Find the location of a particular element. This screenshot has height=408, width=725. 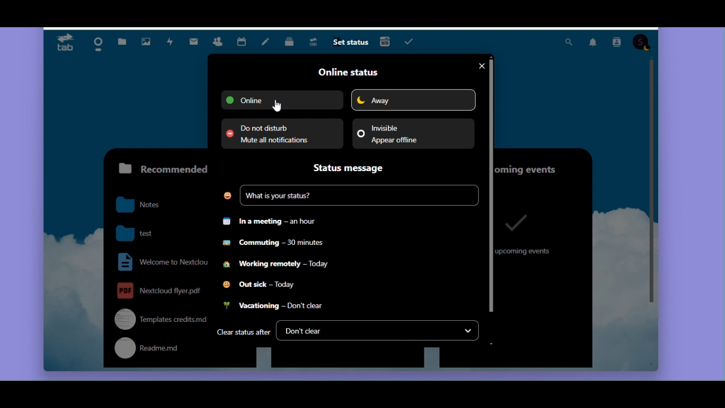

Search is located at coordinates (568, 42).